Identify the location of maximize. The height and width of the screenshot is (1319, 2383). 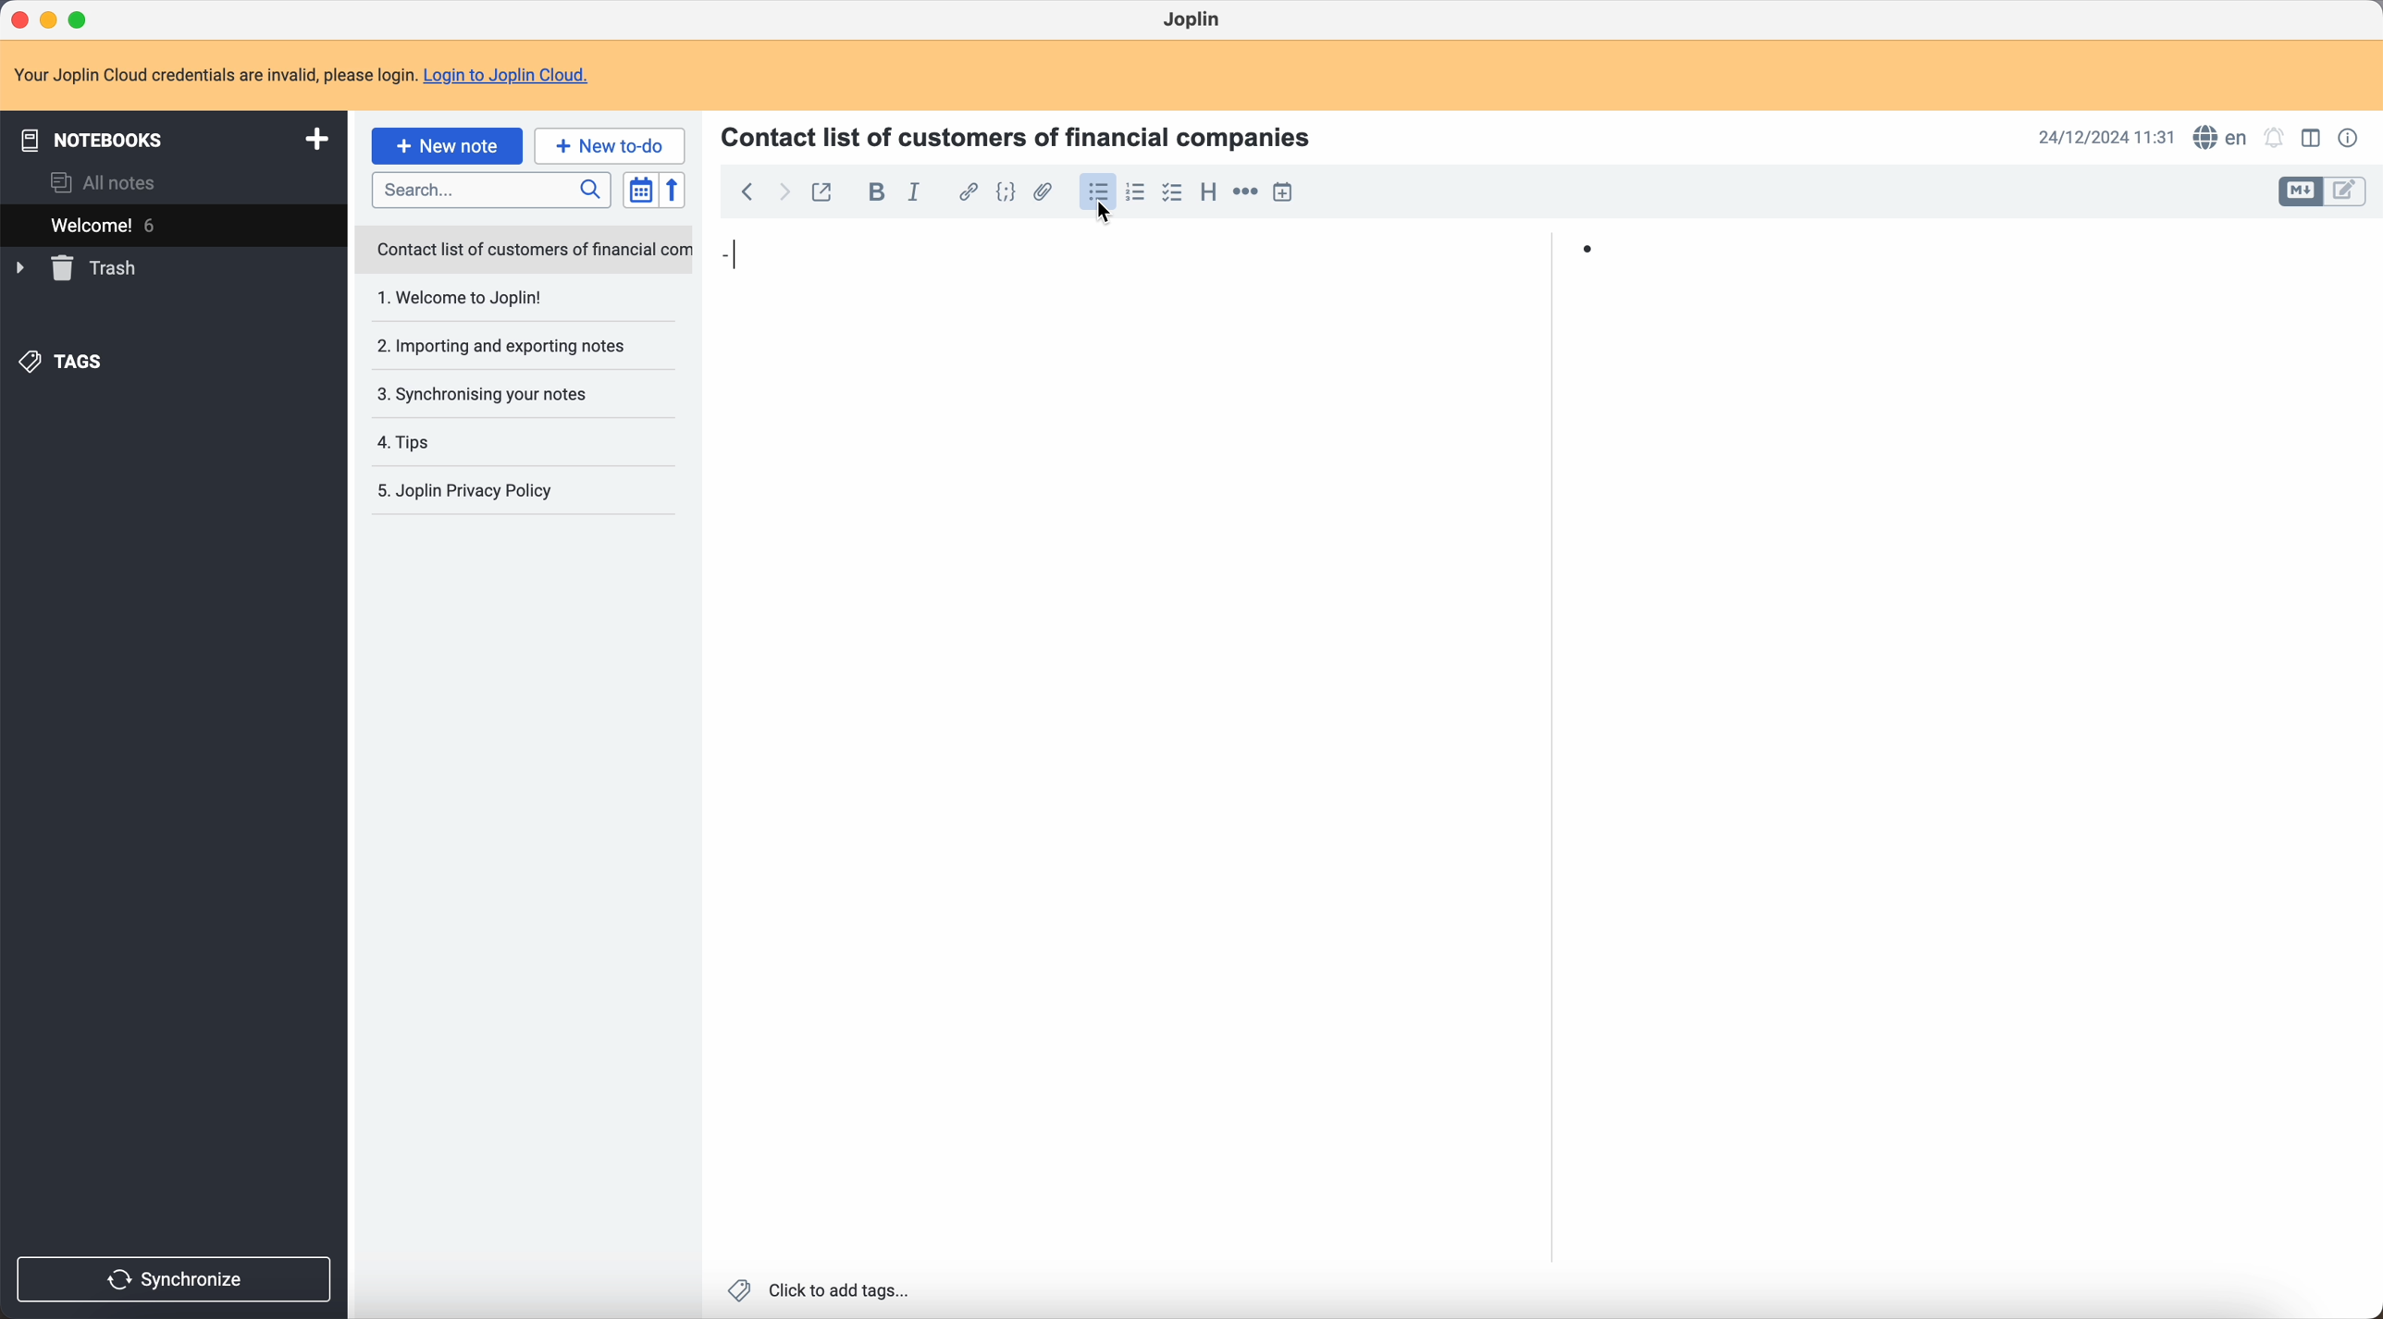
(83, 17).